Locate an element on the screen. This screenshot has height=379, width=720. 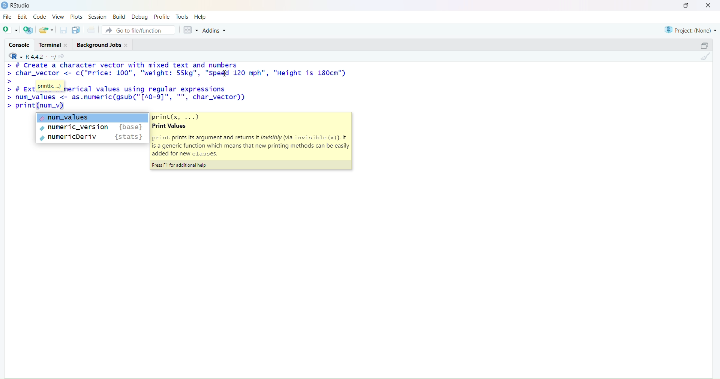
clean is located at coordinates (706, 56).